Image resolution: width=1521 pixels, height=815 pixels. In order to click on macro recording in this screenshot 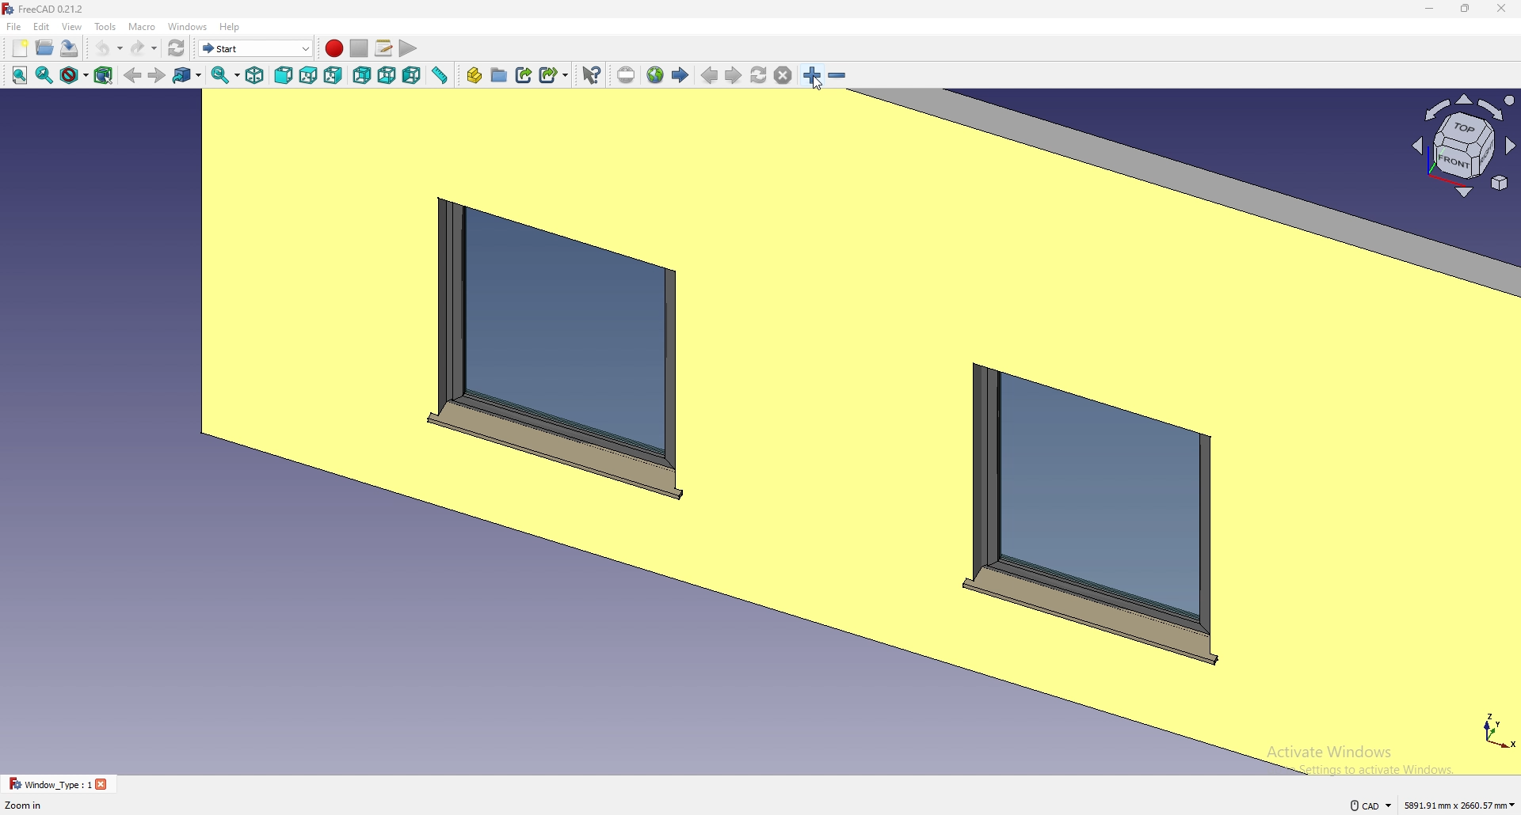, I will do `click(334, 48)`.